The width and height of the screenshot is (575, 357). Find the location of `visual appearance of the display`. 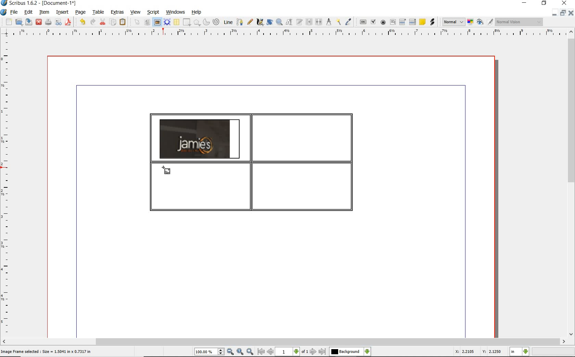

visual appearance of the display is located at coordinates (518, 22).